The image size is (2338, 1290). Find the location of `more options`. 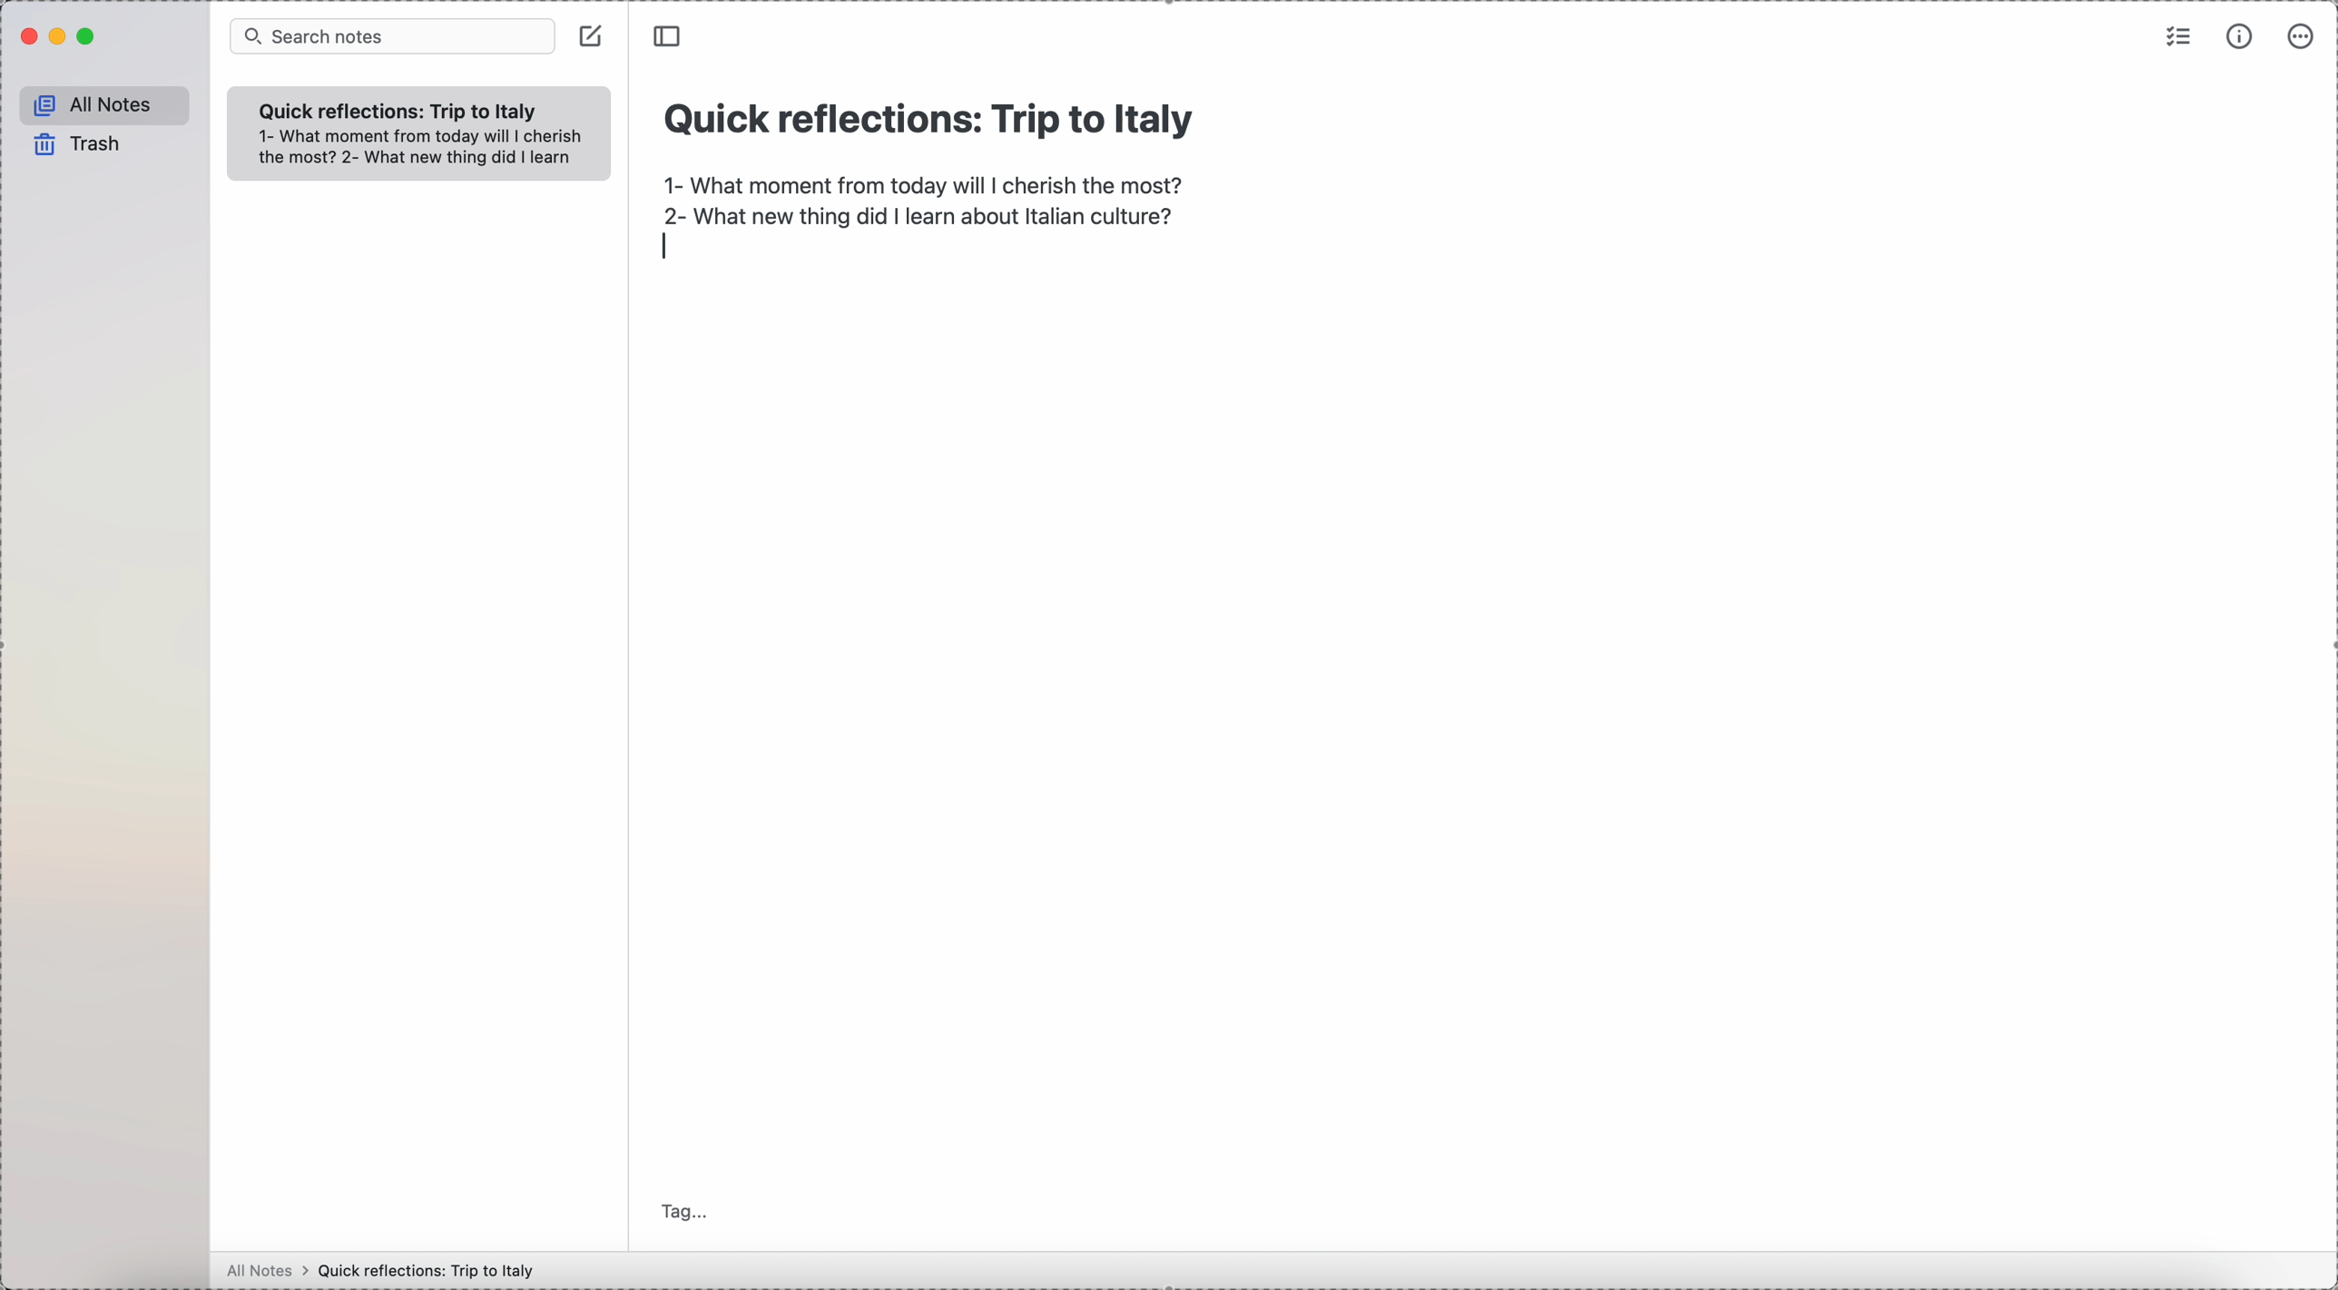

more options is located at coordinates (2302, 39).